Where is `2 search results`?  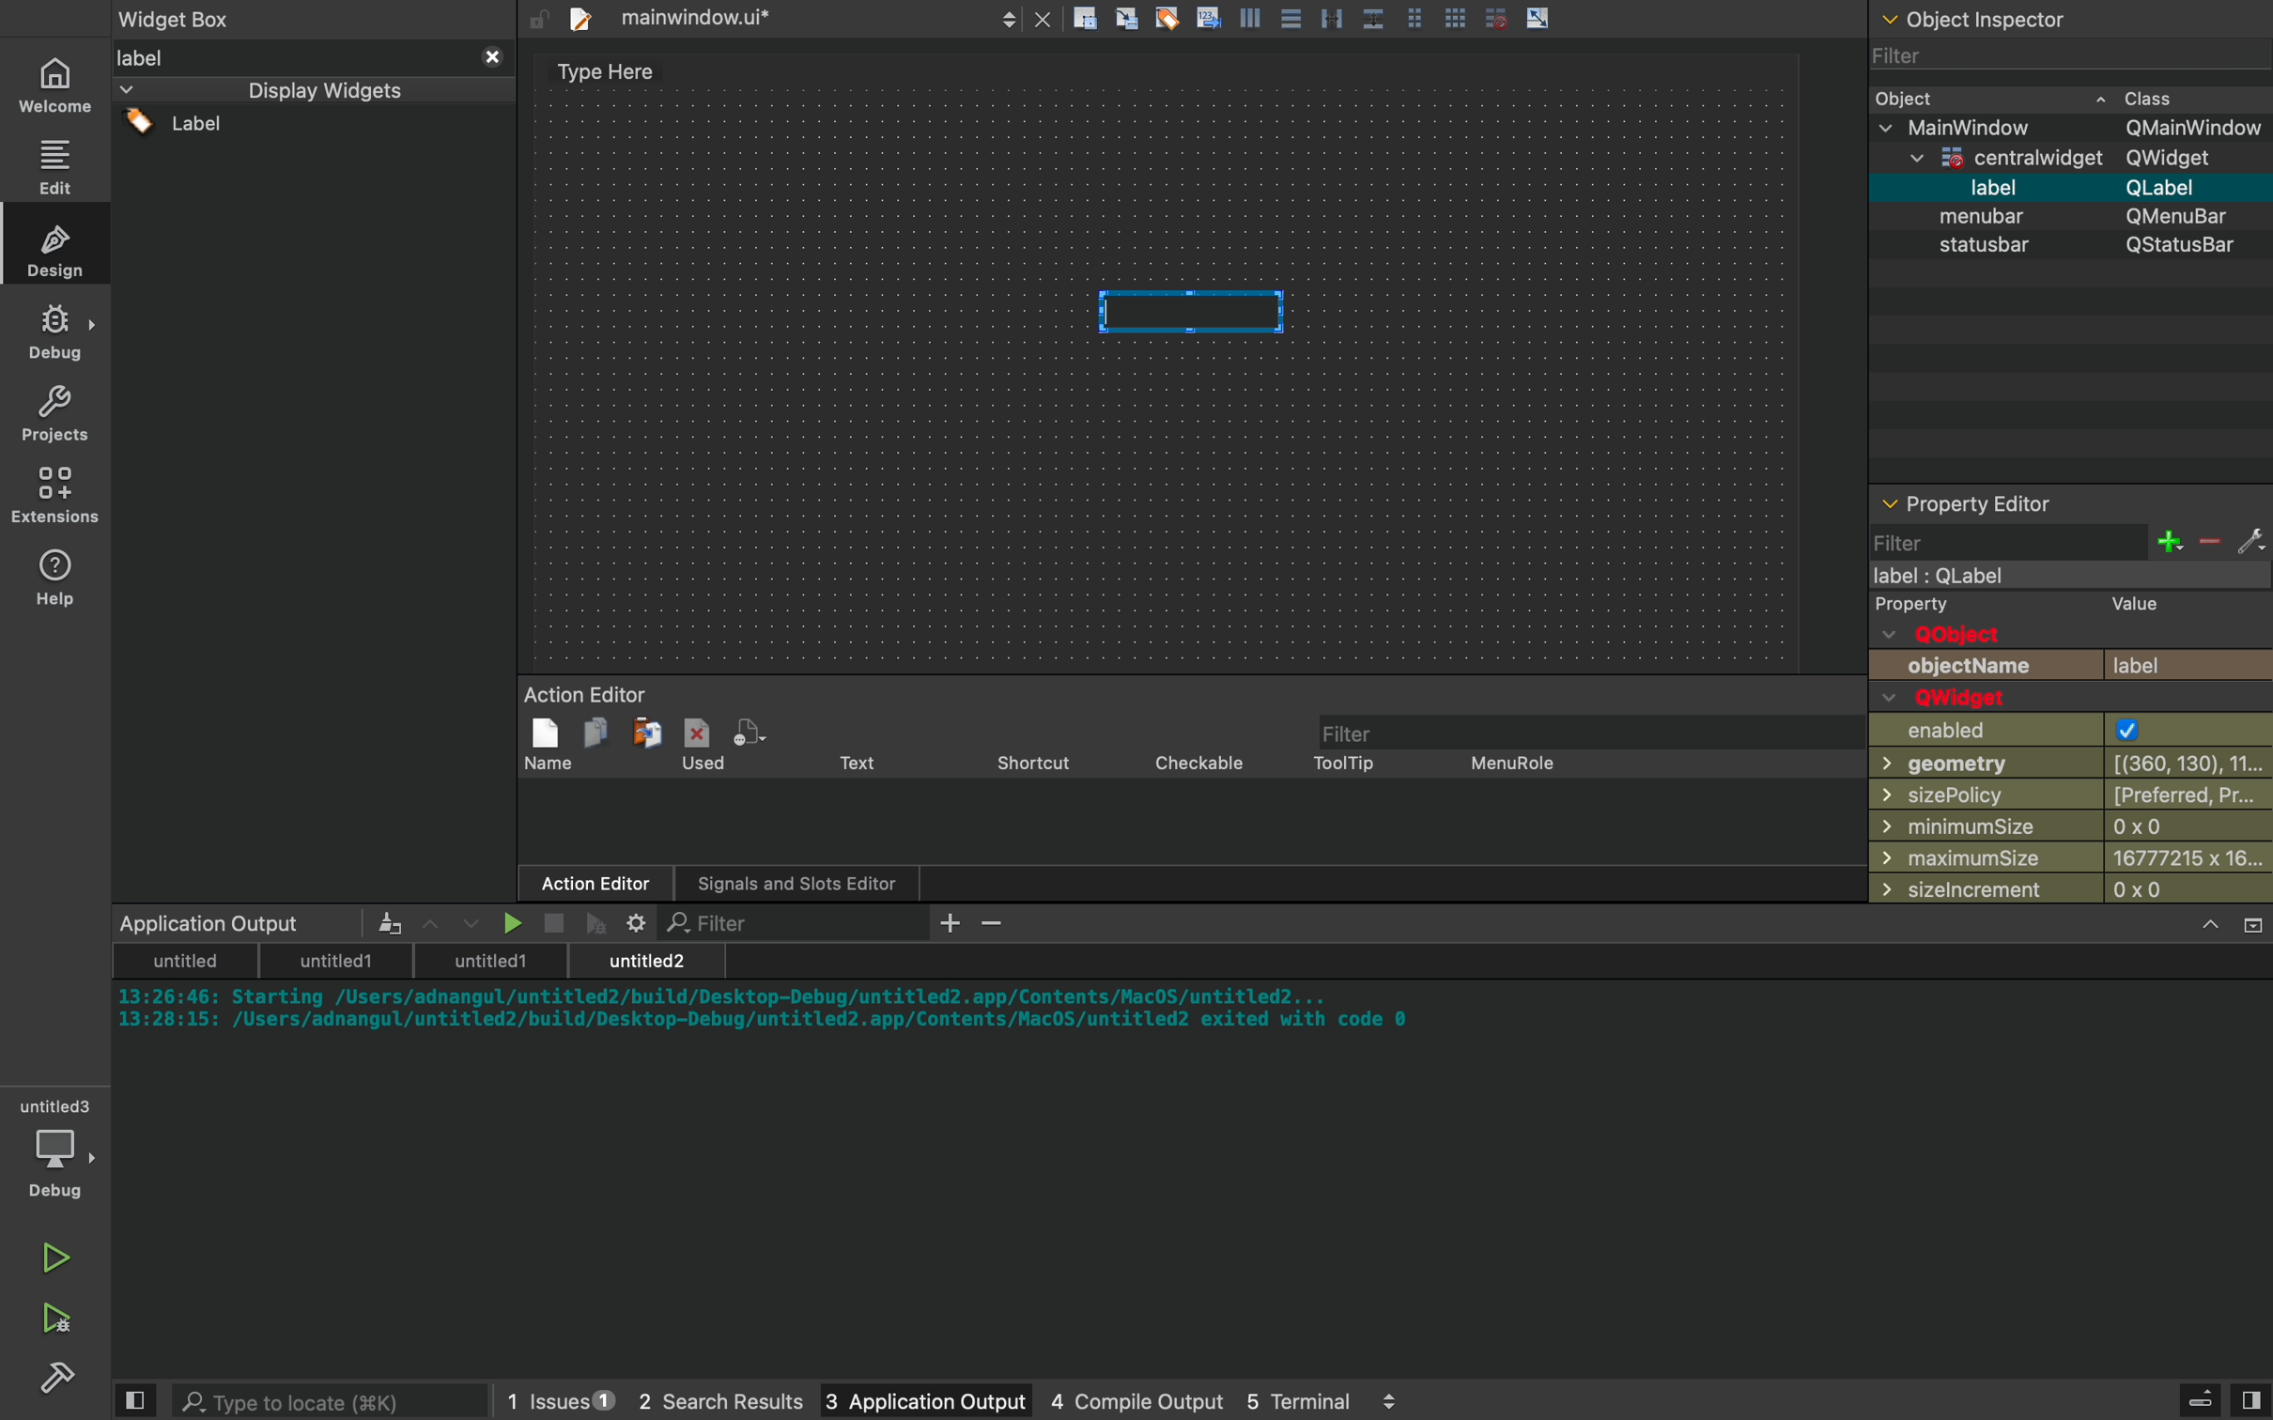
2 search results is located at coordinates (700, 1402).